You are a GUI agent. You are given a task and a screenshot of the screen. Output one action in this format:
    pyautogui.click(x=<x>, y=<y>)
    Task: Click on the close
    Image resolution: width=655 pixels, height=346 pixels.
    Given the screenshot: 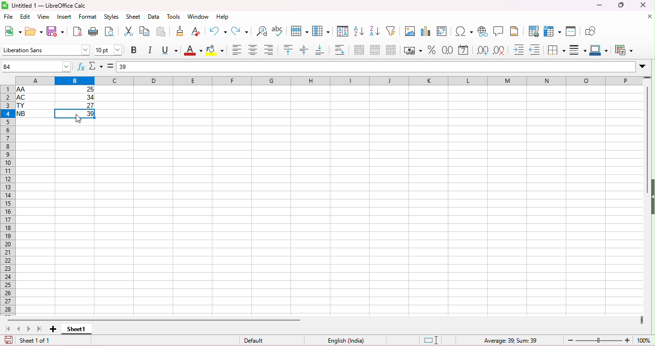 What is the action you would take?
    pyautogui.click(x=643, y=5)
    